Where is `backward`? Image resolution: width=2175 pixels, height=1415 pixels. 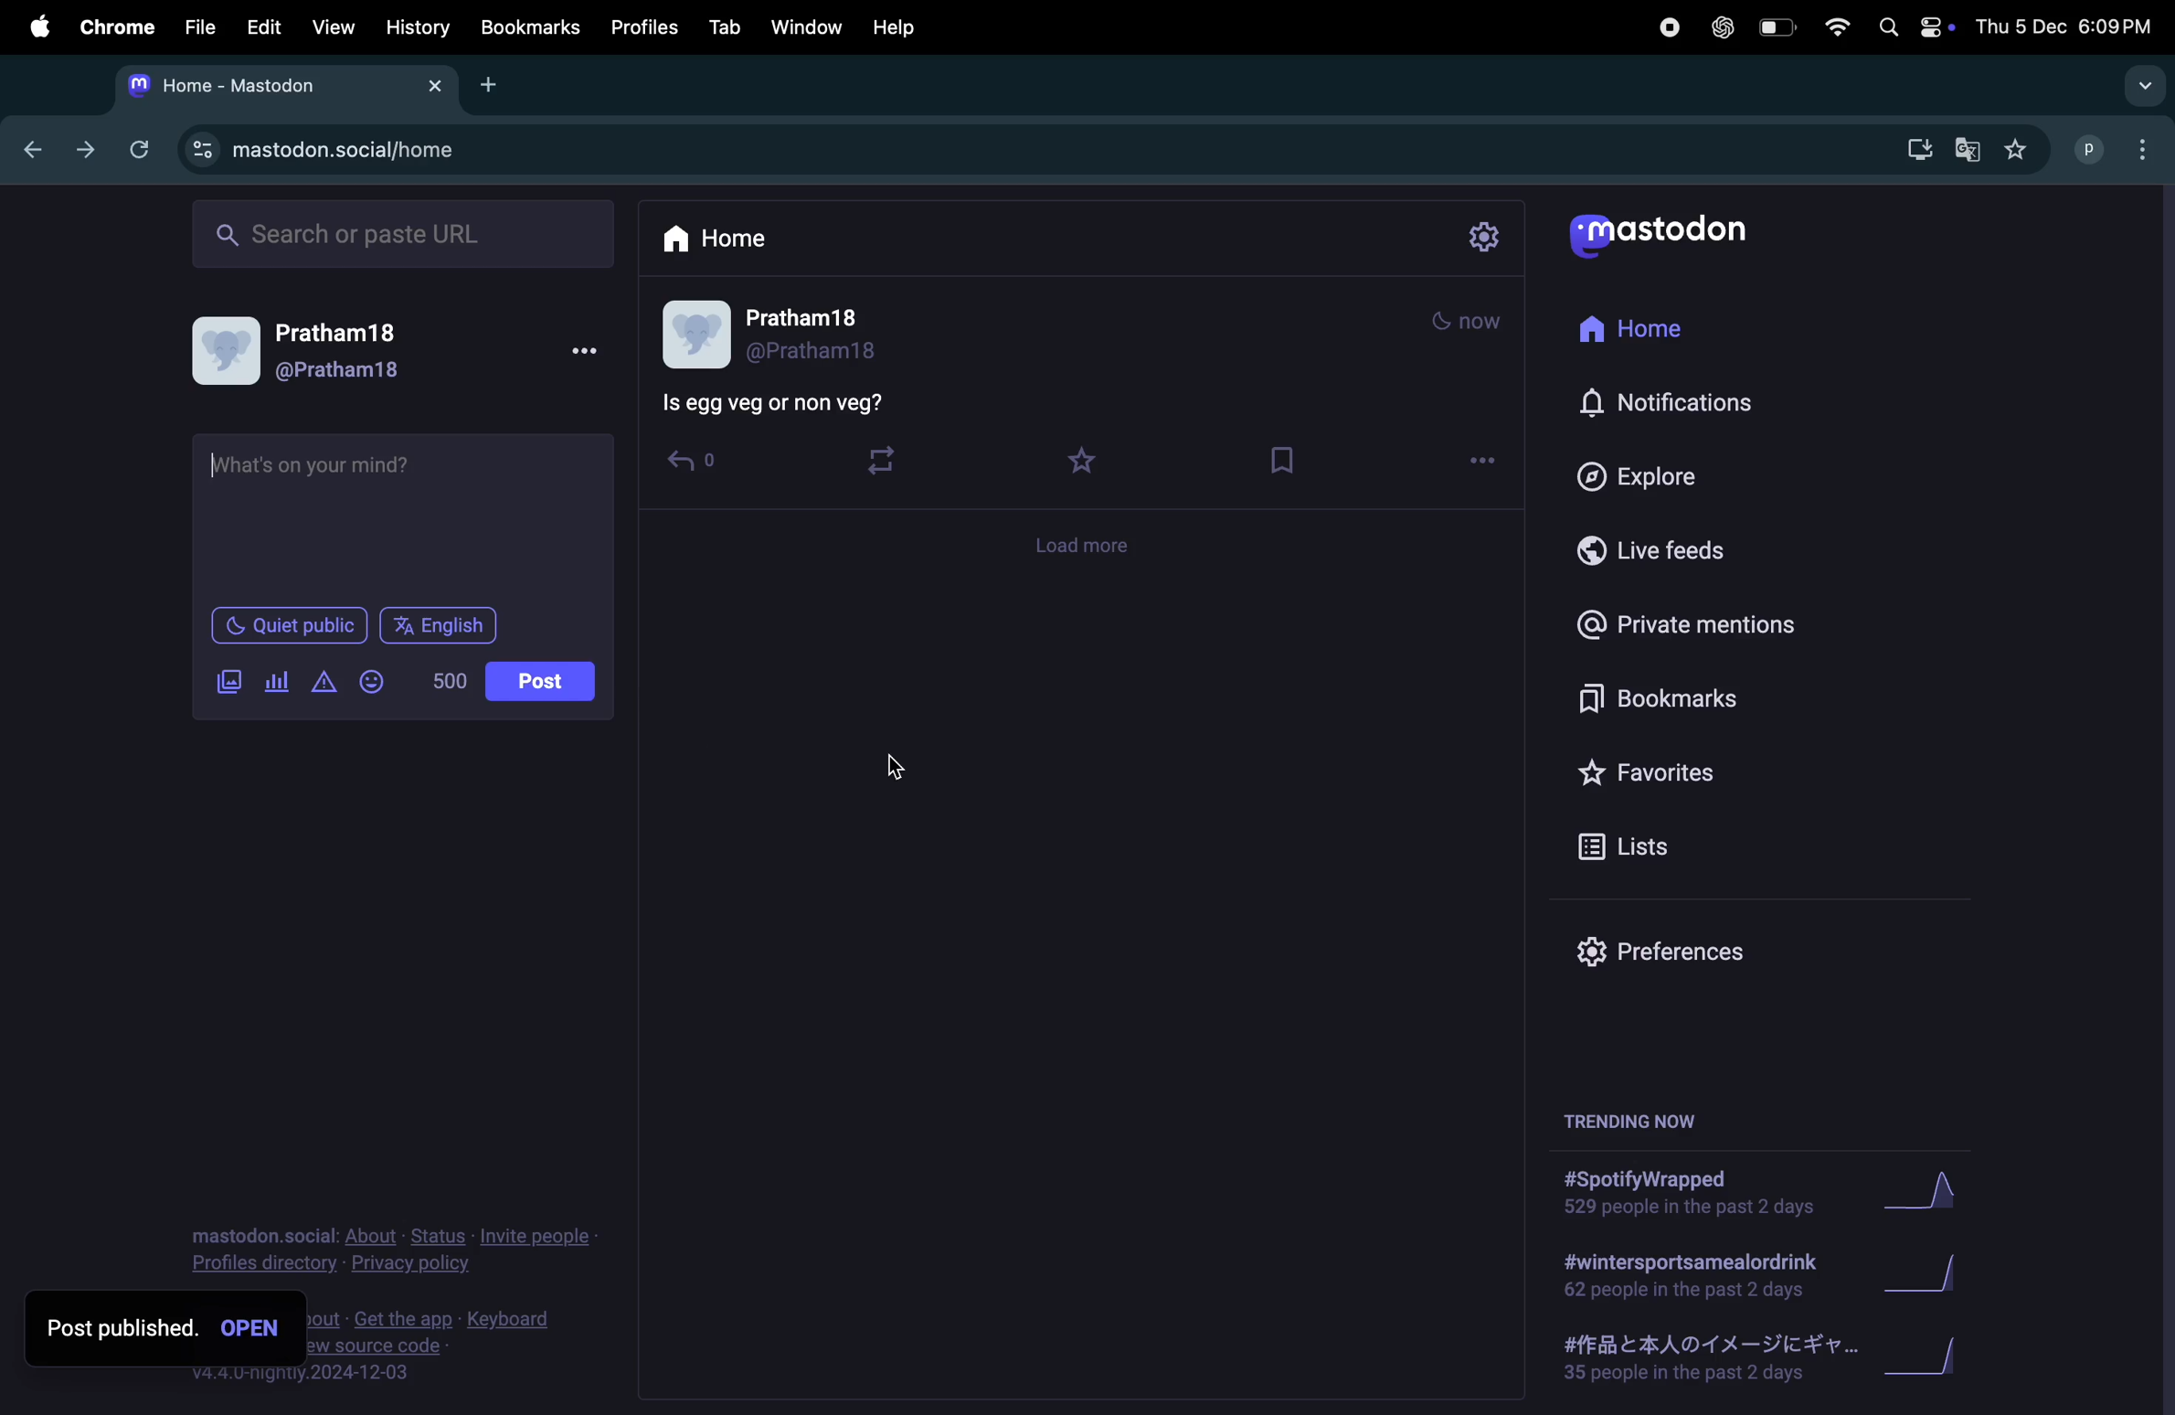 backward is located at coordinates (36, 151).